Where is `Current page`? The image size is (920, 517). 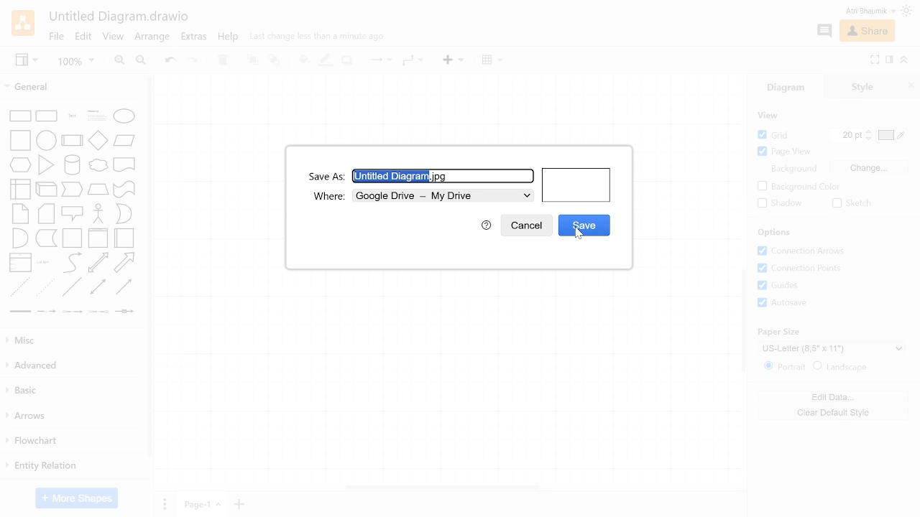
Current page is located at coordinates (200, 503).